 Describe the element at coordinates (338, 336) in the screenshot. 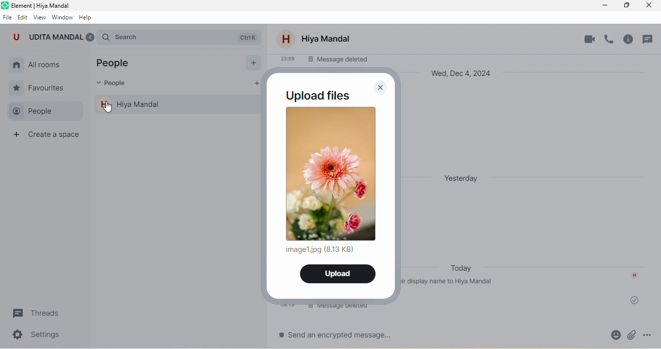

I see `send an encrypted message` at that location.